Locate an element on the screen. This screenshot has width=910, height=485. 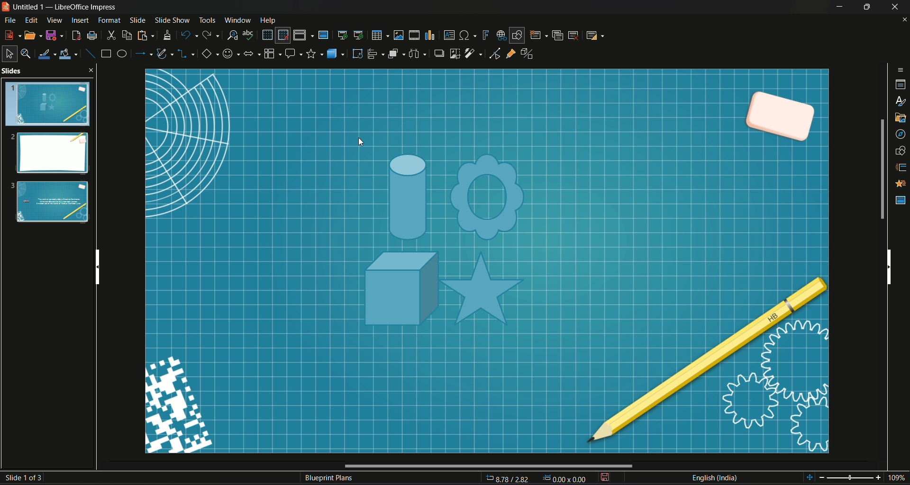
duplicate slide is located at coordinates (558, 35).